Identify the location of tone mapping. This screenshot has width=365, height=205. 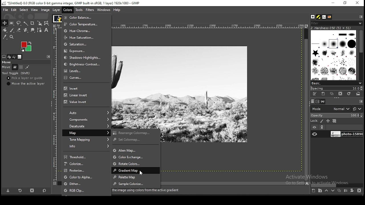
(87, 139).